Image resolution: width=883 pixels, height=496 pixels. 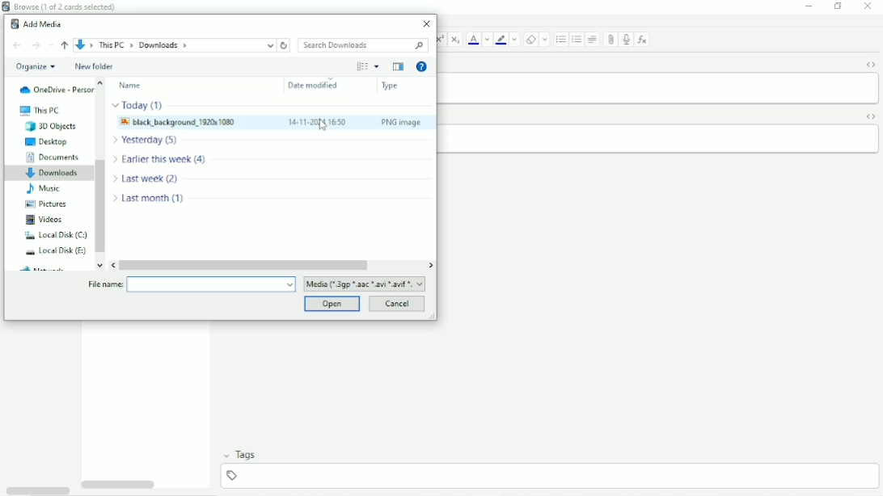 I want to click on file name, so click(x=102, y=284).